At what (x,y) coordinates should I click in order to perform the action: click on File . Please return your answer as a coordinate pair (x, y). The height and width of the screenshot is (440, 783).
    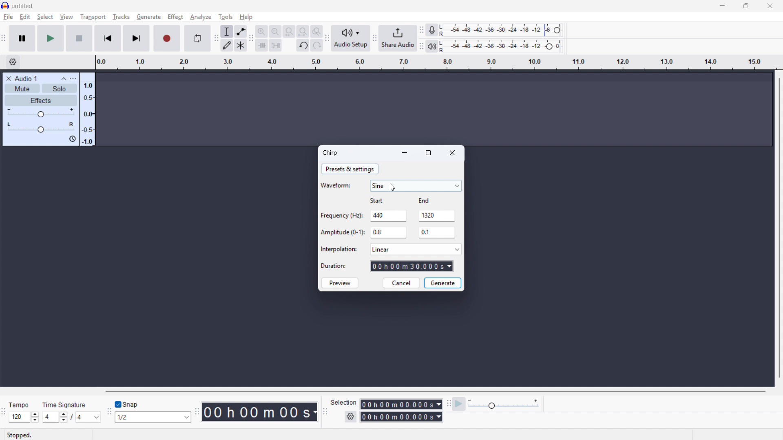
    Looking at the image, I should click on (8, 18).